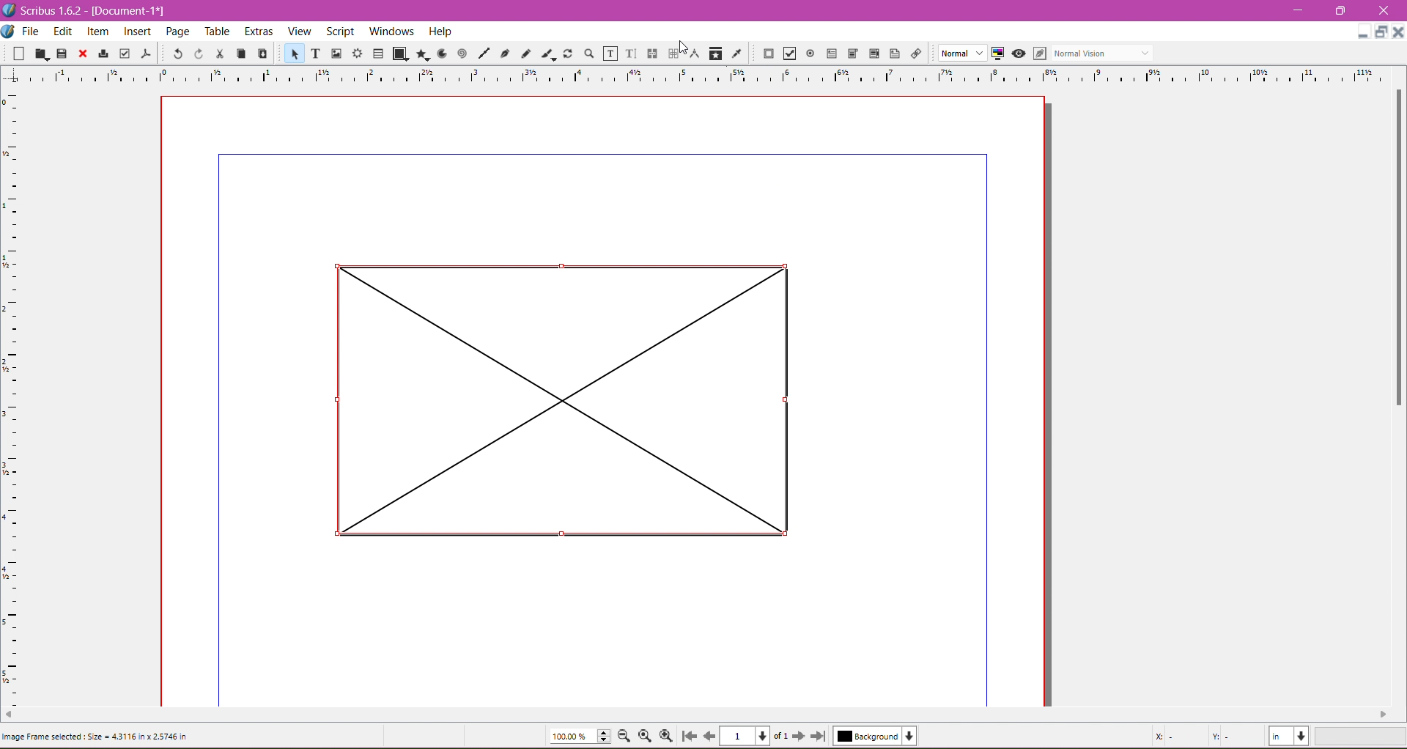 This screenshot has width=1407, height=749. Describe the element at coordinates (686, 45) in the screenshot. I see `Cursor` at that location.